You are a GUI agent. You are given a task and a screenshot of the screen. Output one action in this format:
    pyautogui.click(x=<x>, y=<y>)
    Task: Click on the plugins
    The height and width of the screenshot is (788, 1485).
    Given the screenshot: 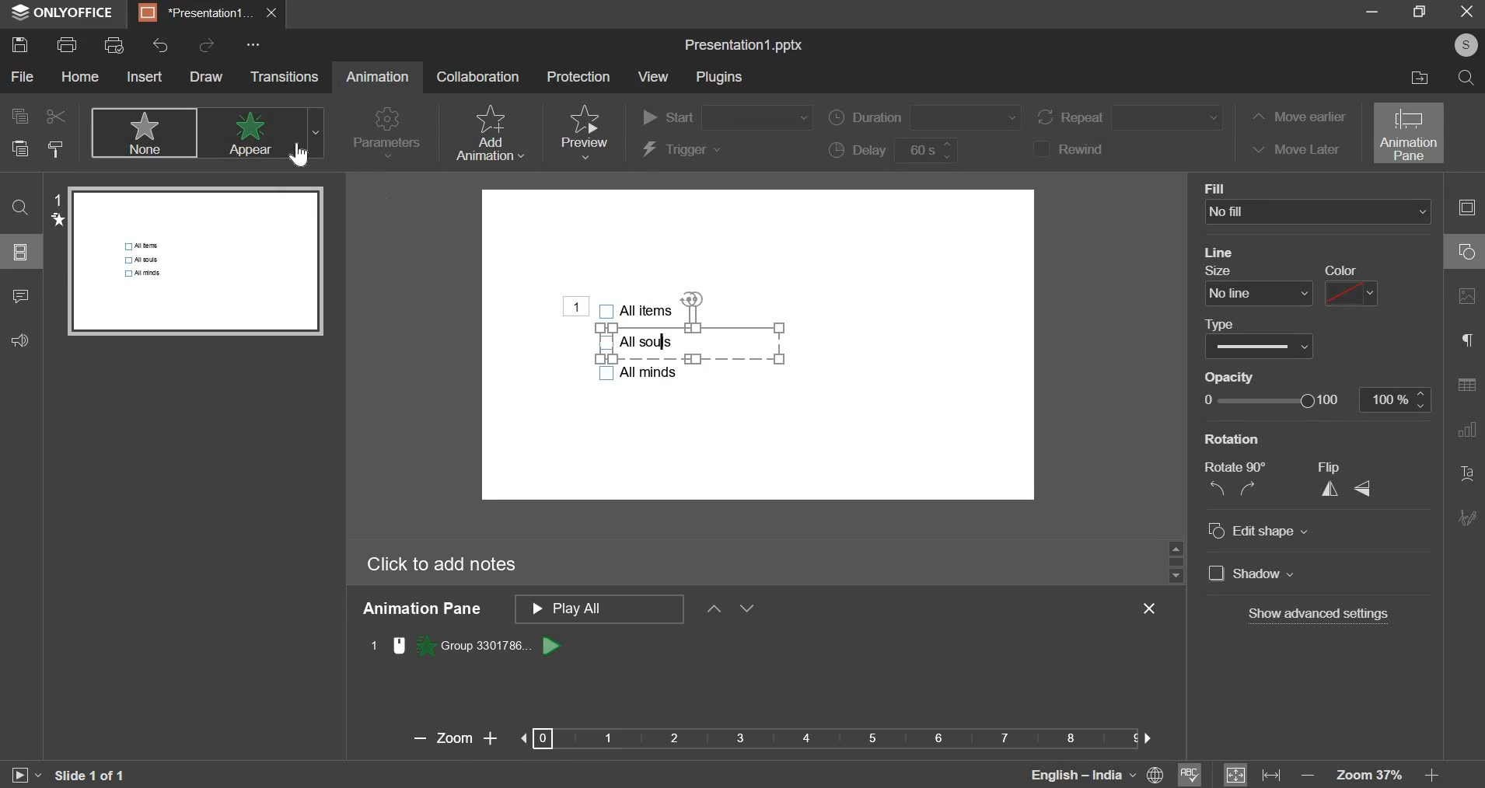 What is the action you would take?
    pyautogui.click(x=718, y=78)
    